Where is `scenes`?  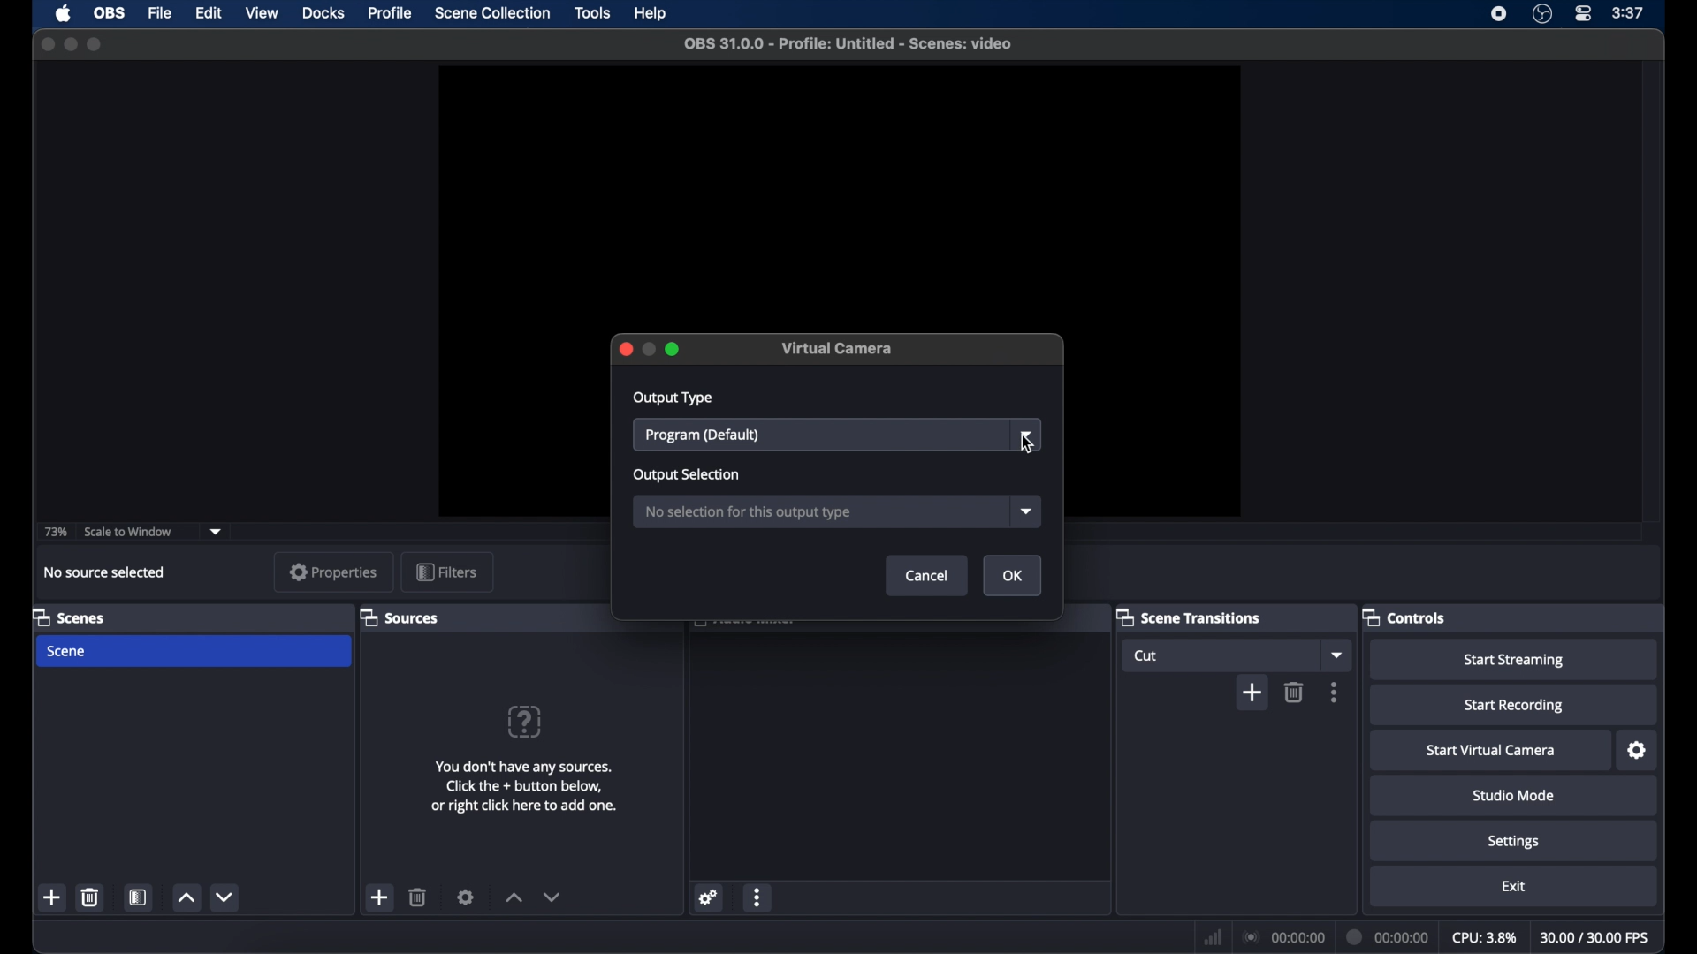 scenes is located at coordinates (68, 617).